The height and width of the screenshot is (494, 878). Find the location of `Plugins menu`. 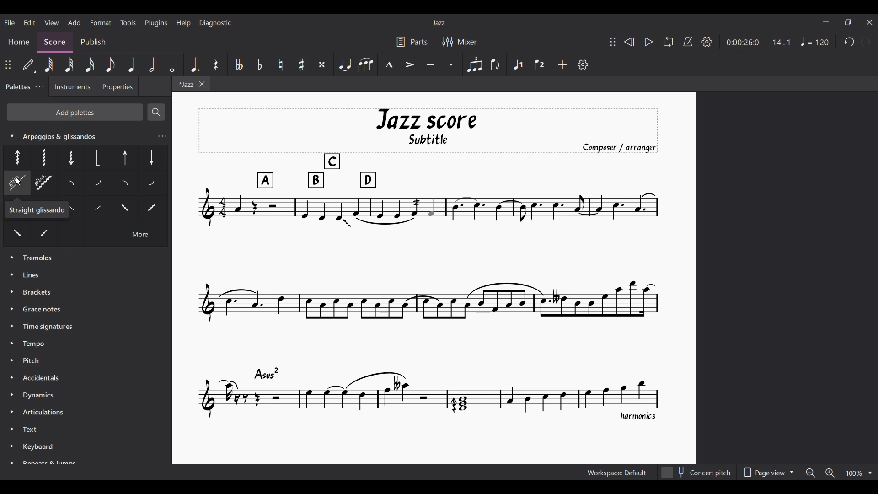

Plugins menu is located at coordinates (156, 23).